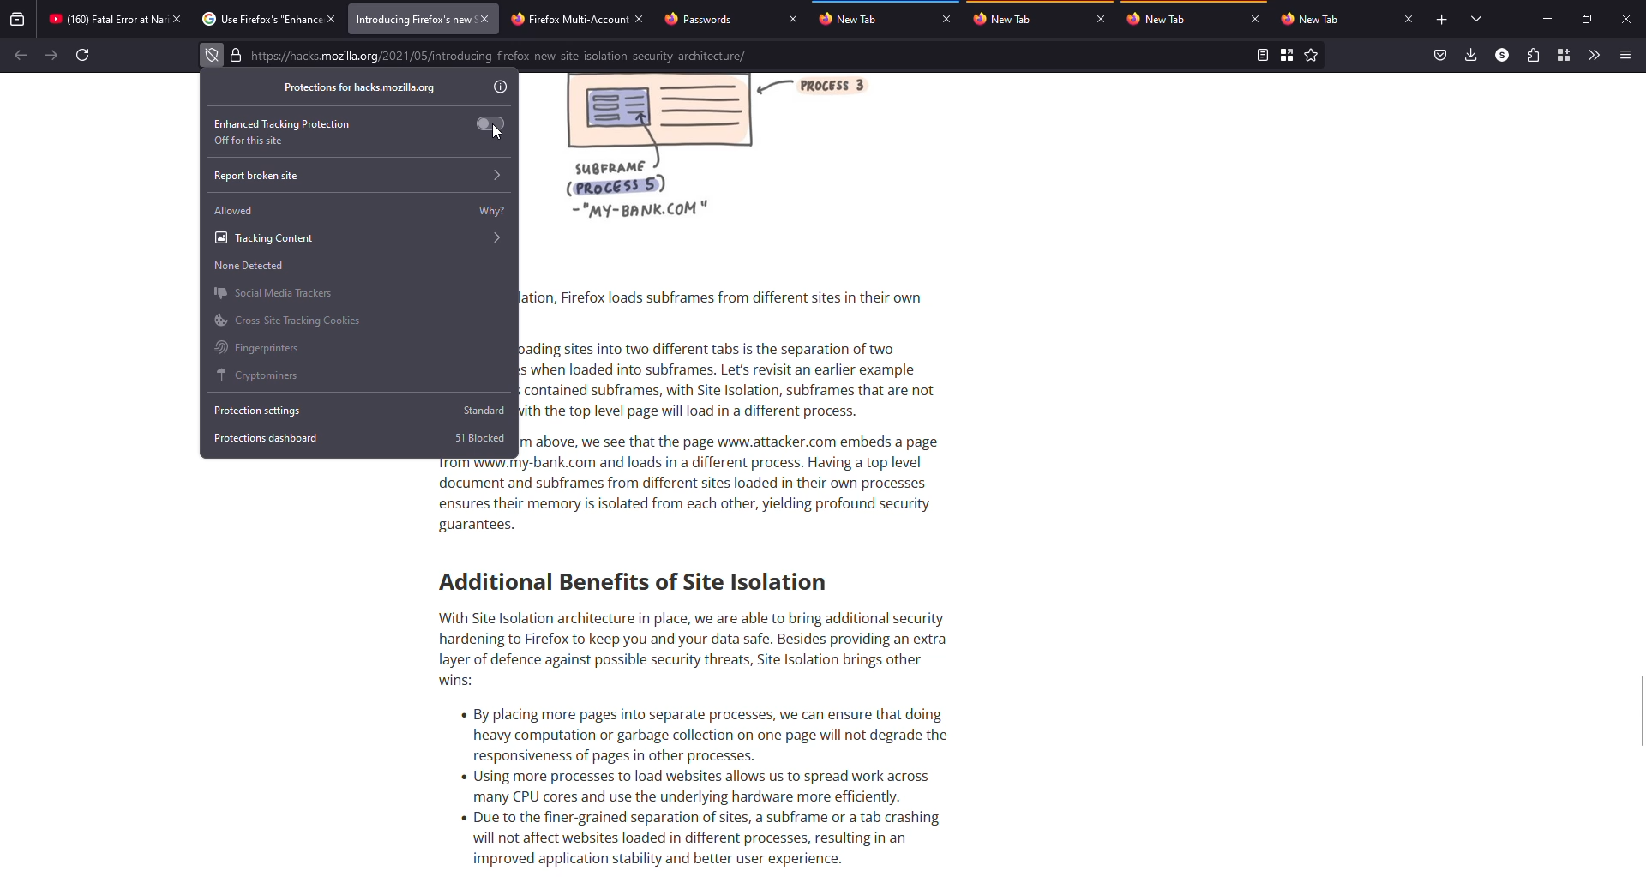 Image resolution: width=1646 pixels, height=883 pixels. Describe the element at coordinates (106, 19) in the screenshot. I see `tab` at that location.